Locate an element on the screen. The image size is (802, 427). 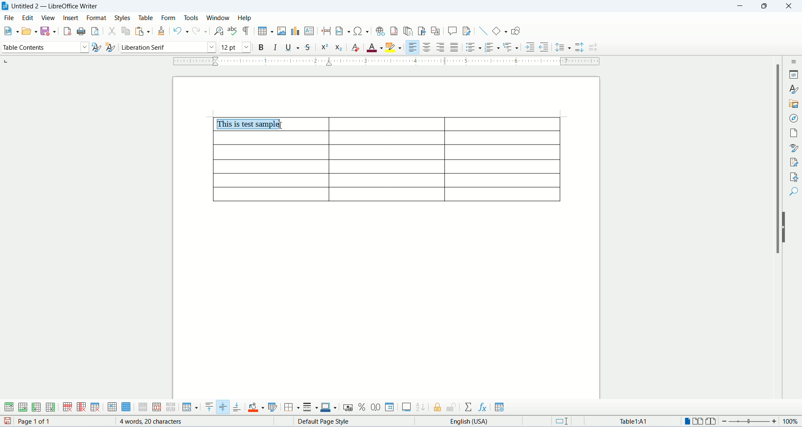
navigator is located at coordinates (794, 117).